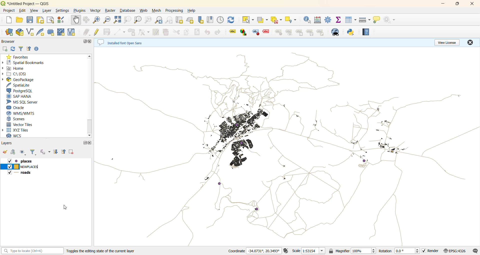  What do you see at coordinates (128, 11) in the screenshot?
I see `database` at bounding box center [128, 11].